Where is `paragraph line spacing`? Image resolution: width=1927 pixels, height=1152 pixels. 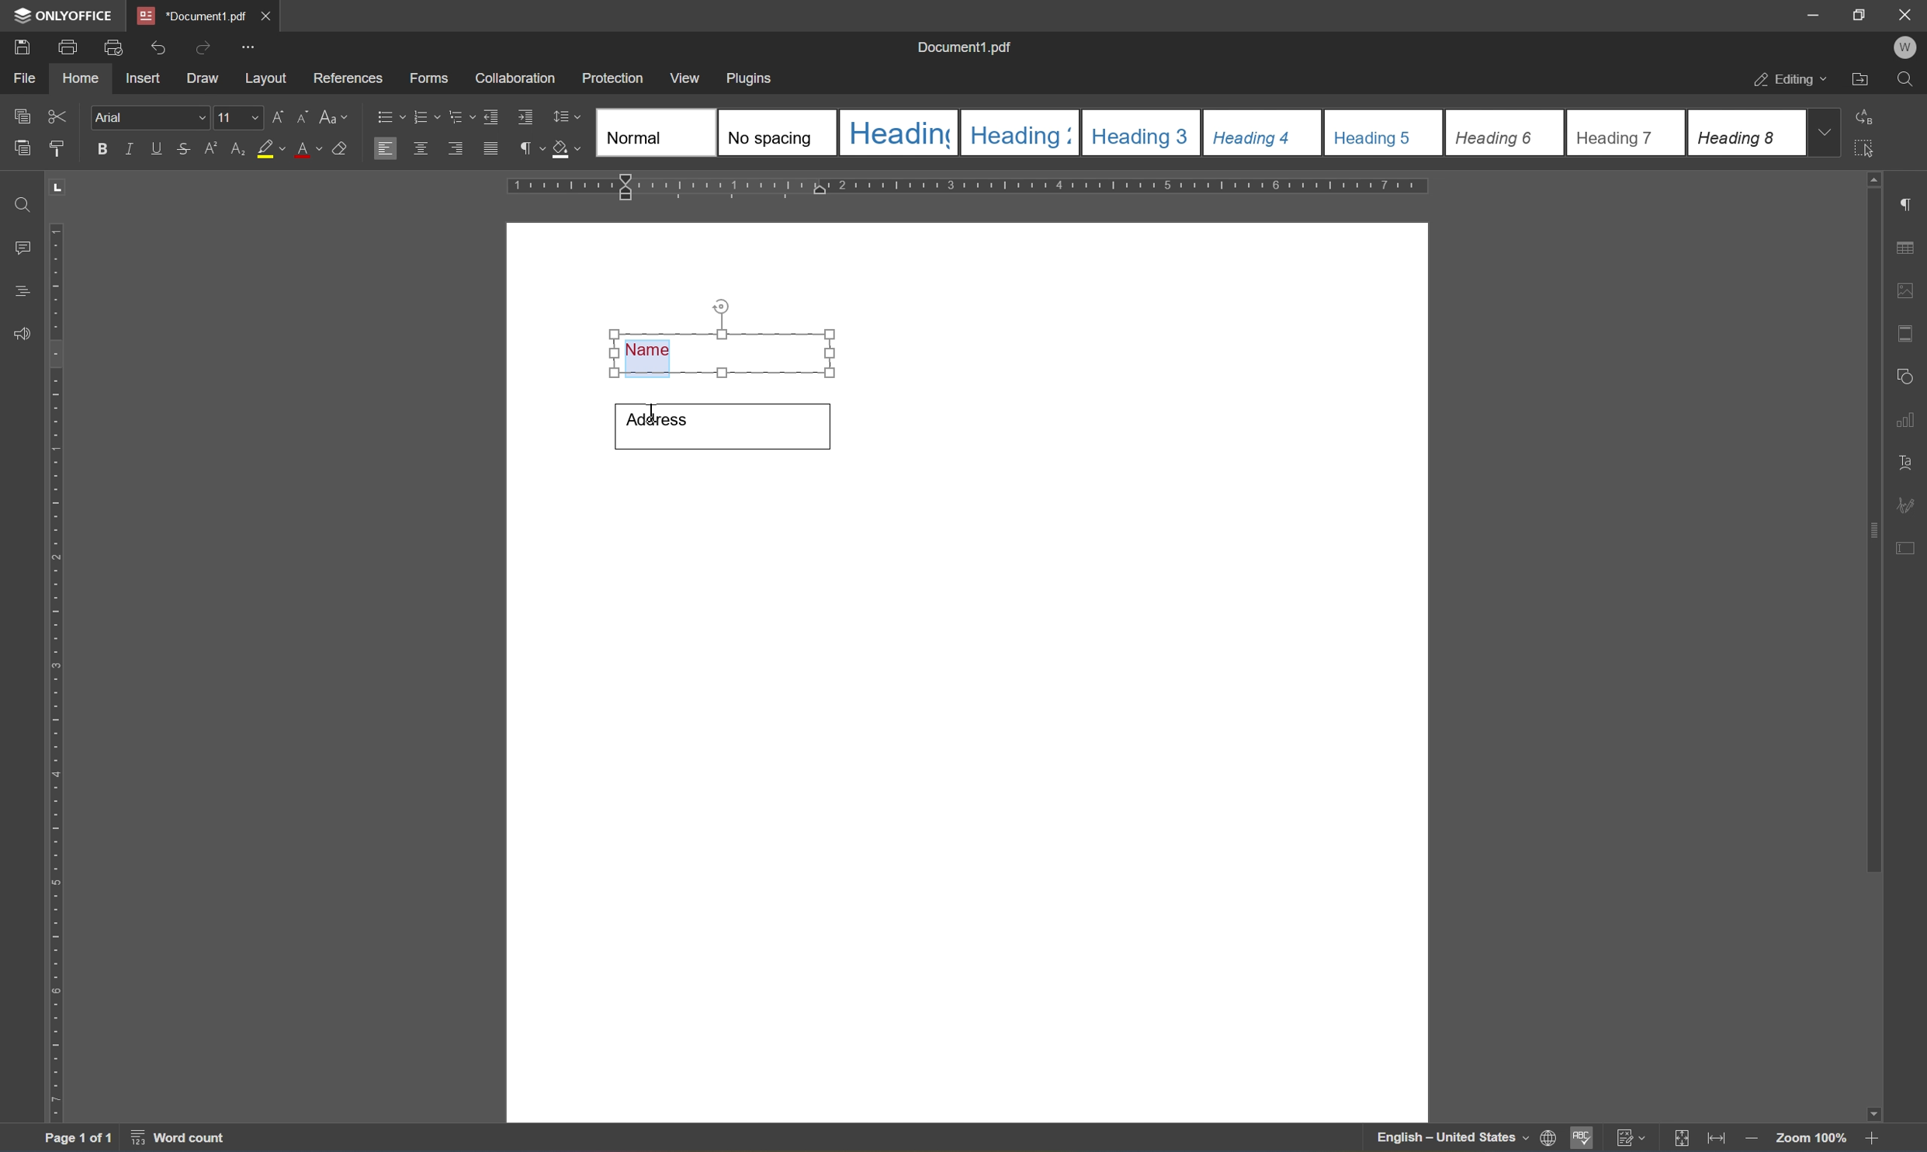
paragraph line spacing is located at coordinates (570, 116).